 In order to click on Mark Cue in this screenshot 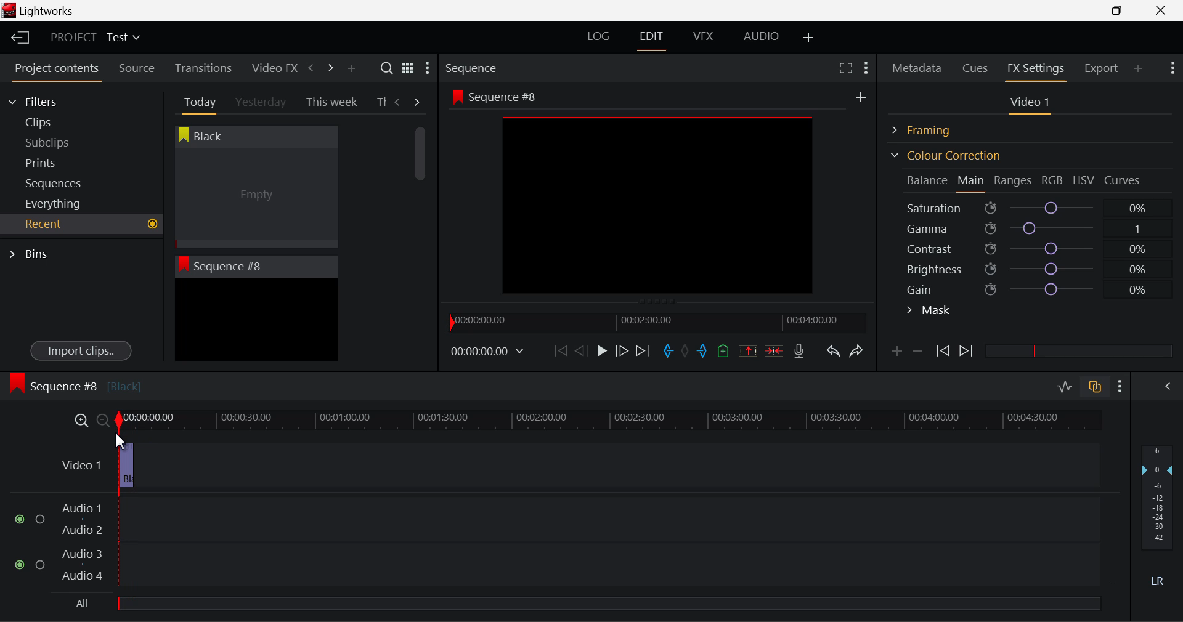, I will do `click(722, 352)`.